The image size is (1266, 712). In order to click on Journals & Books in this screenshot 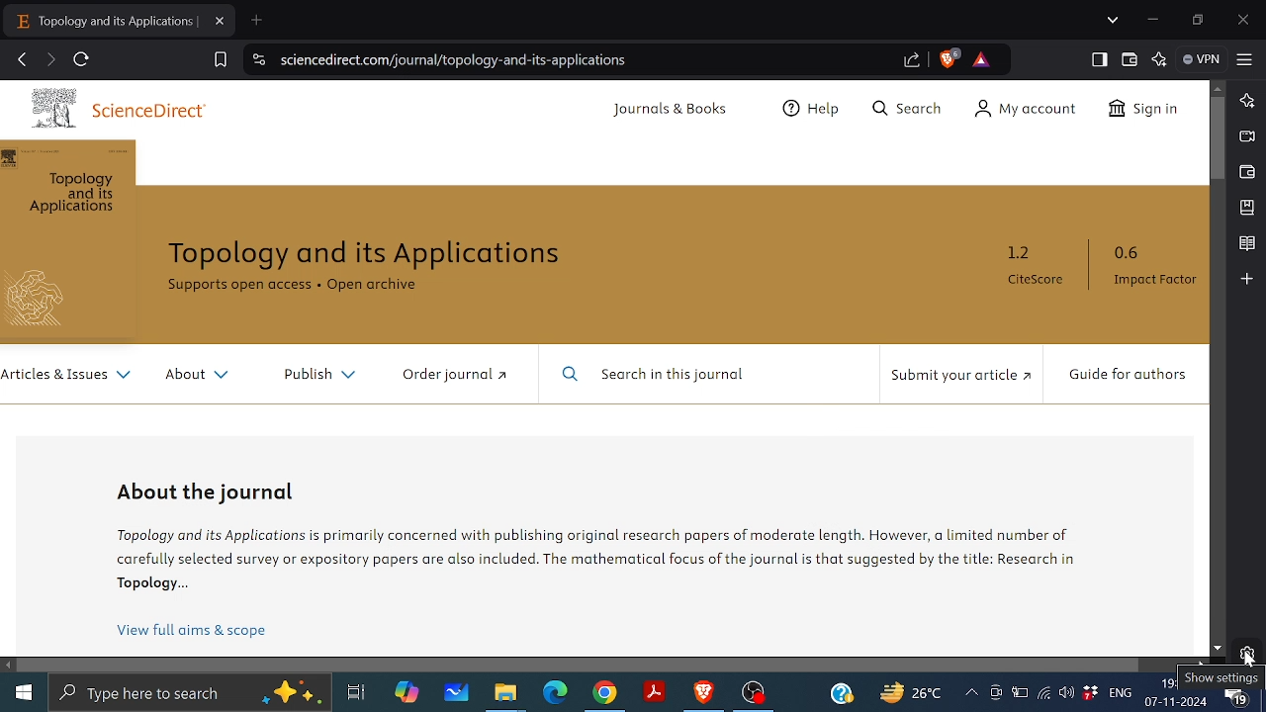, I will do `click(669, 110)`.